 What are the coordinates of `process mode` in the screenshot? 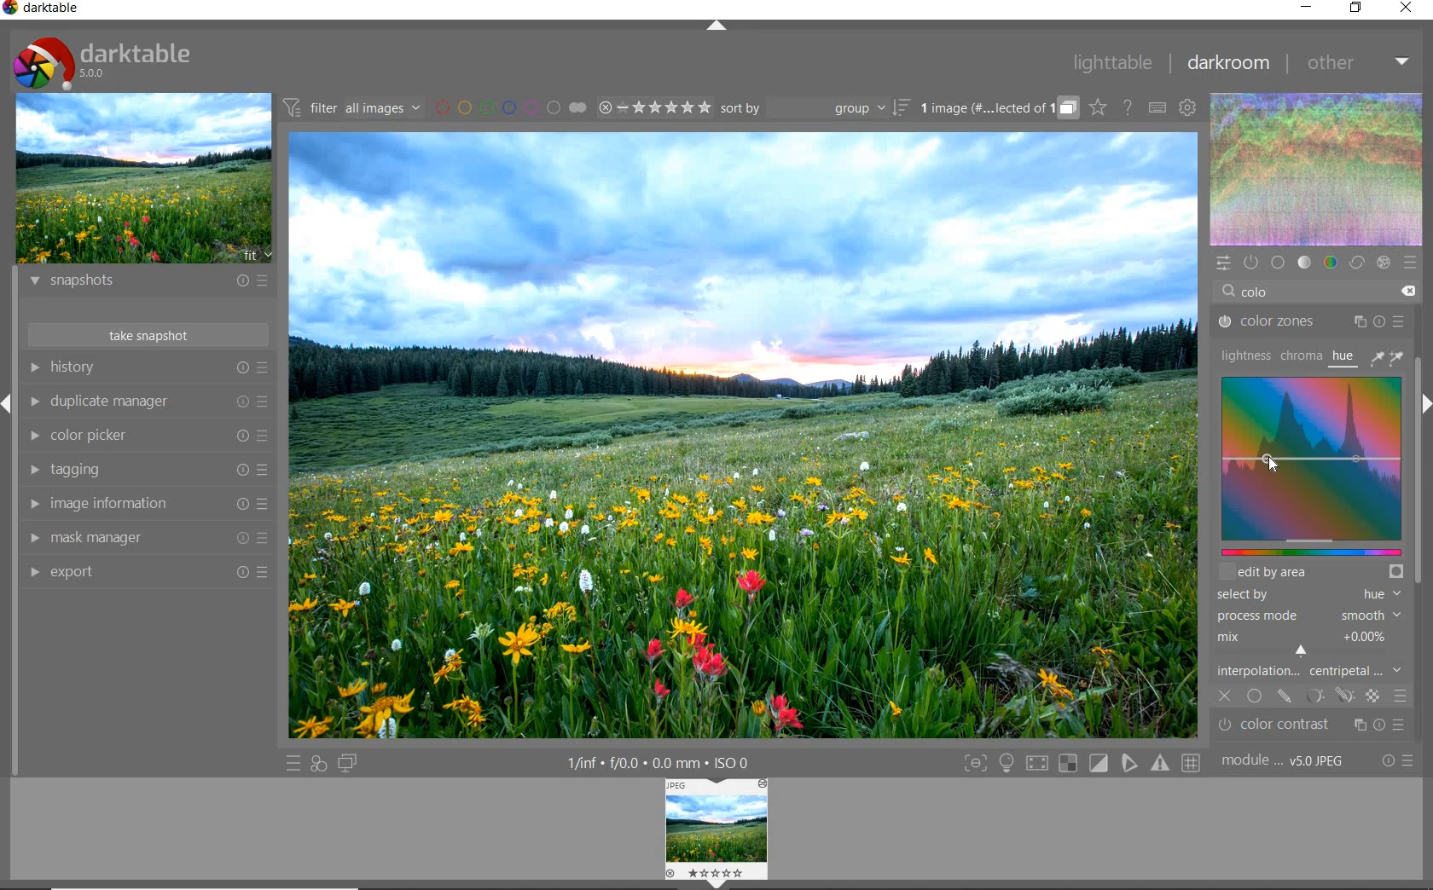 It's located at (1308, 617).